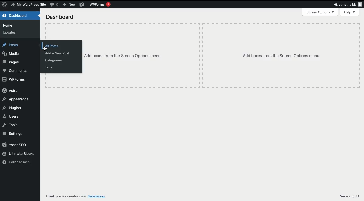 The width and height of the screenshot is (364, 201). Describe the element at coordinates (11, 54) in the screenshot. I see `Media` at that location.